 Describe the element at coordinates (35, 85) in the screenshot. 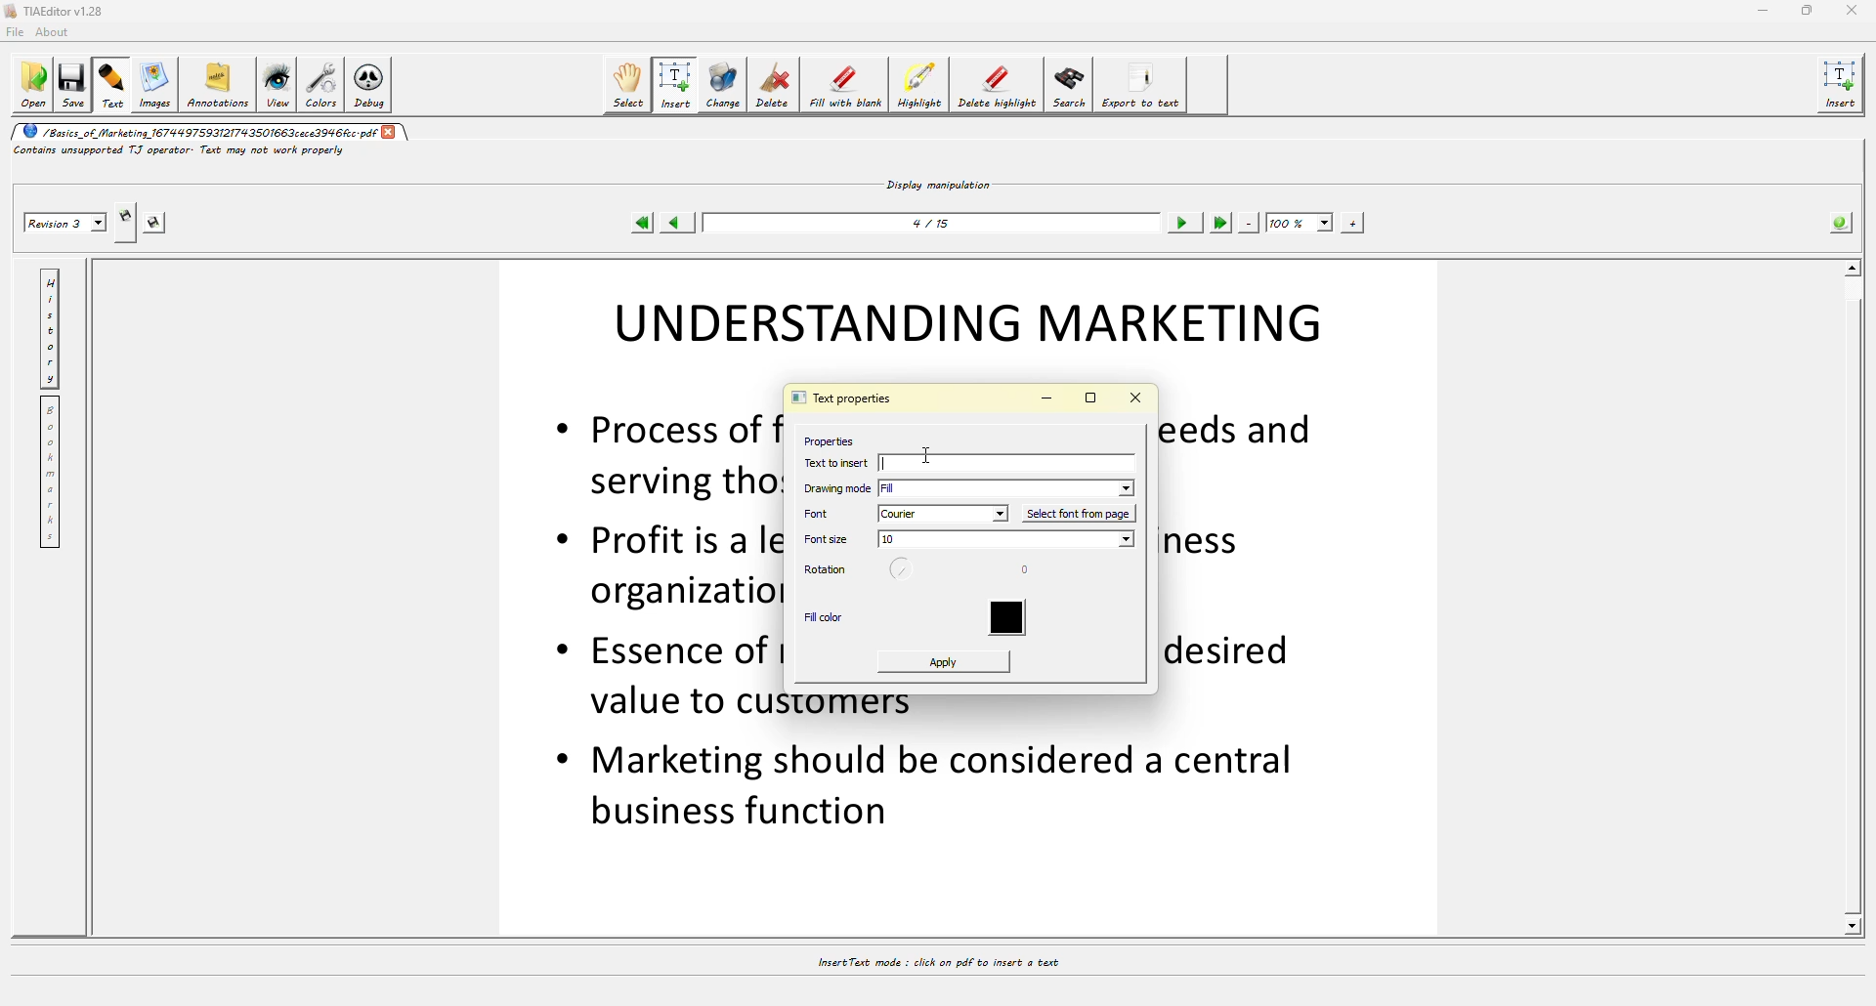

I see `open` at that location.